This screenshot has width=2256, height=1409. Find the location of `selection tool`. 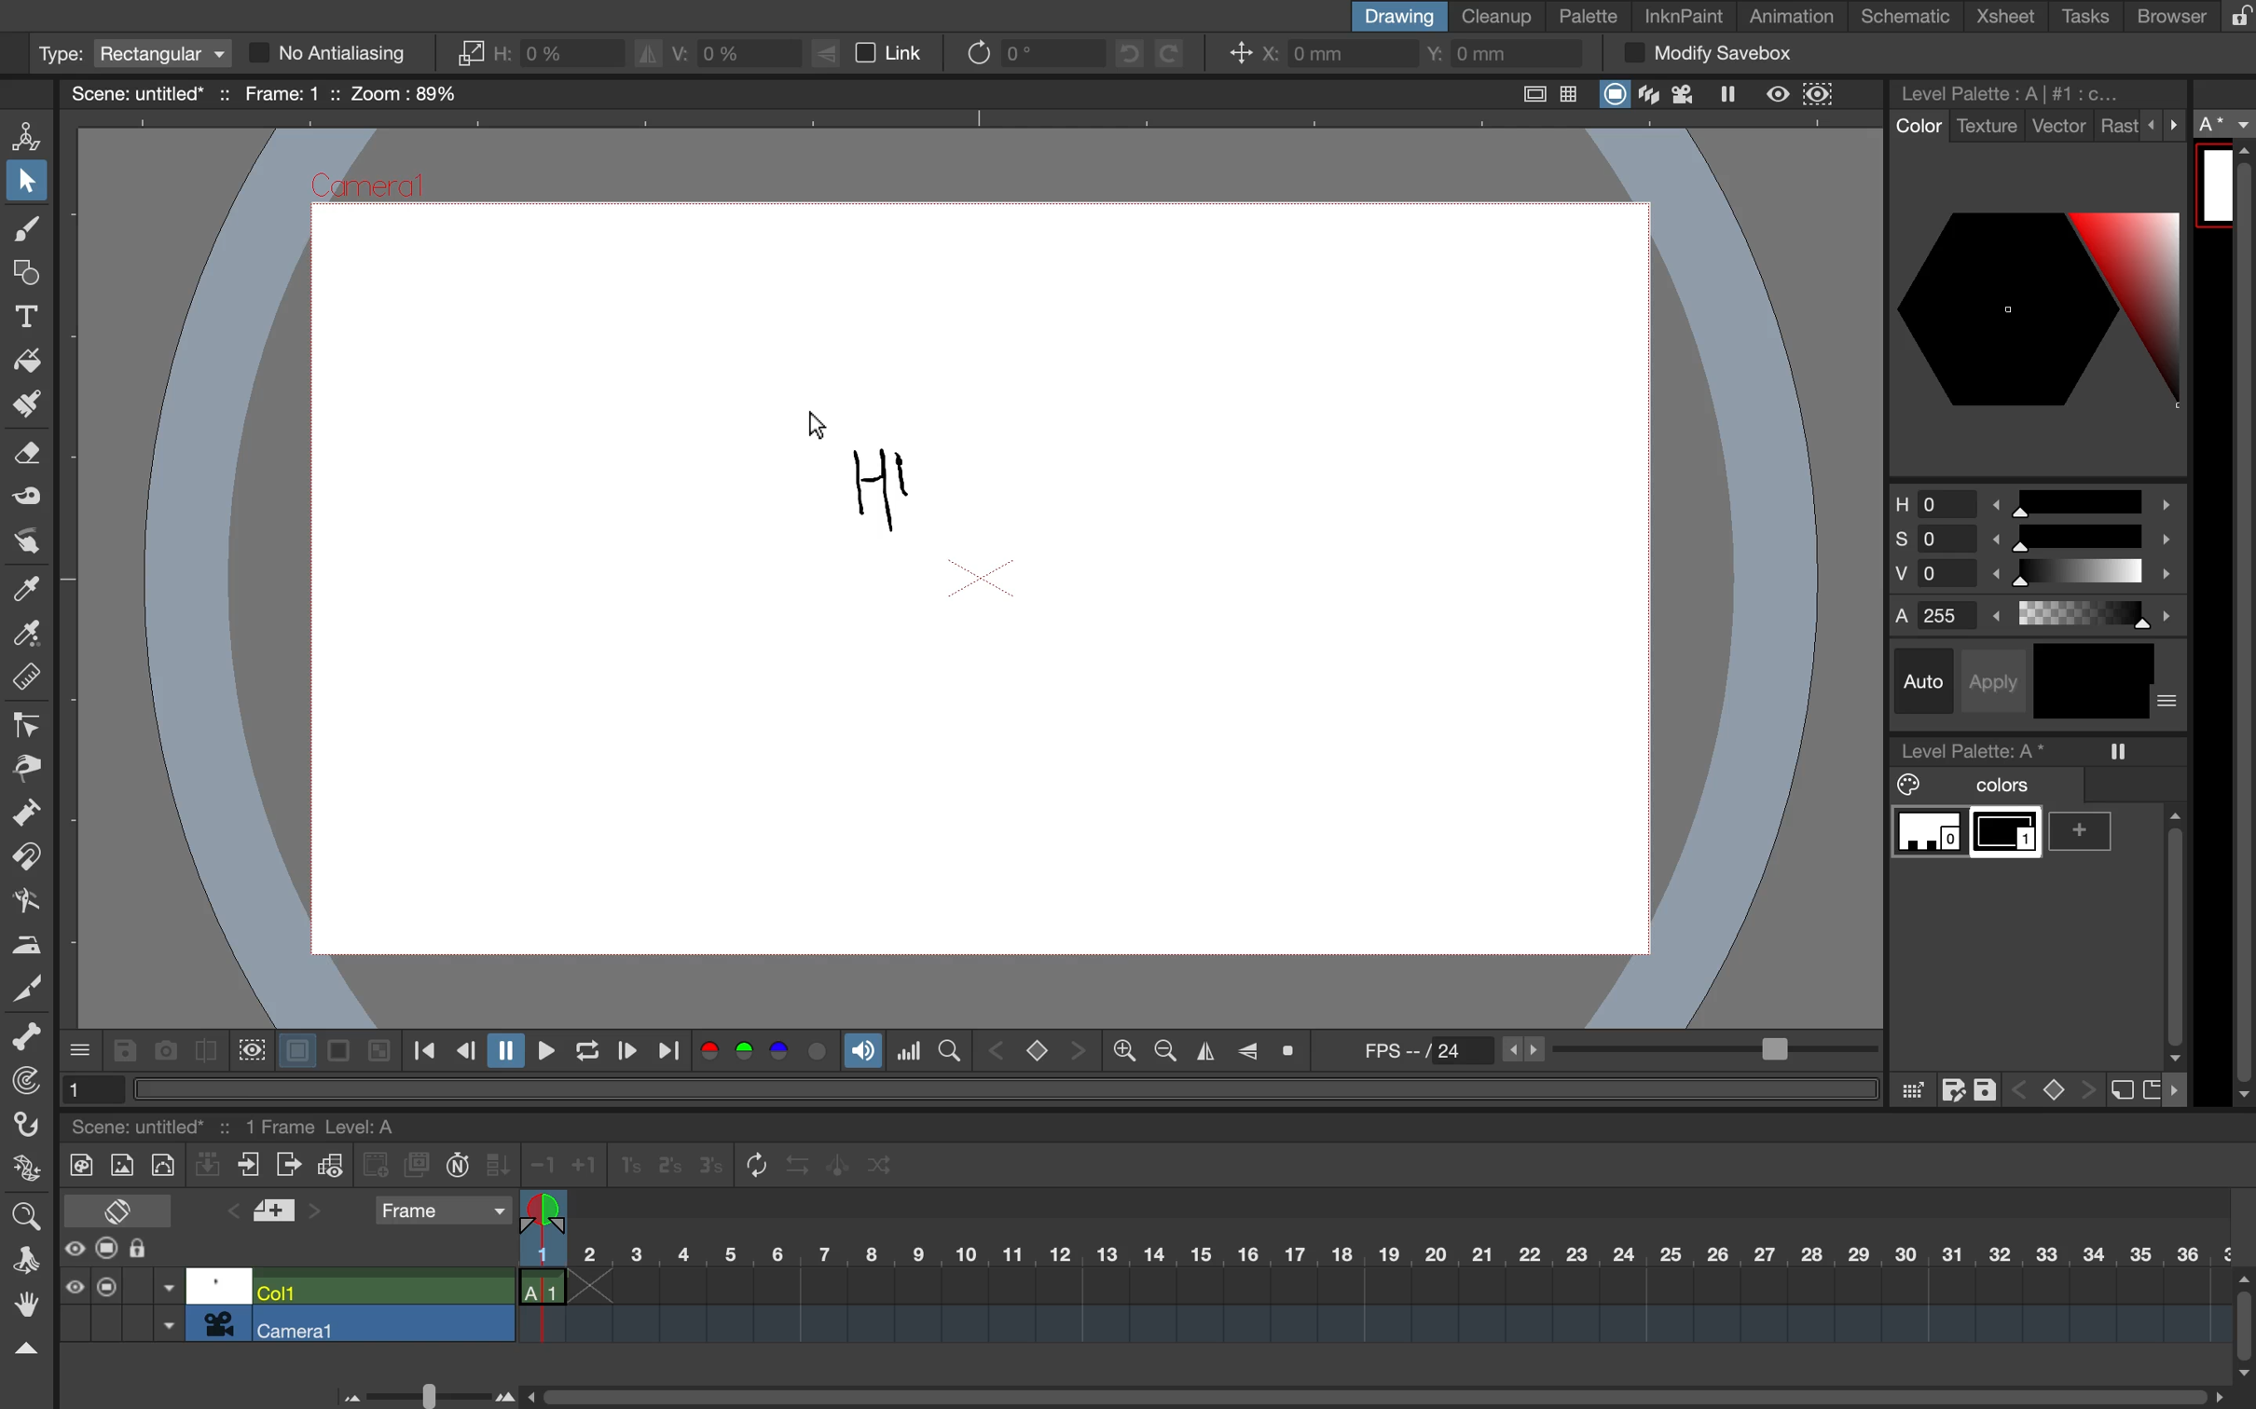

selection tool is located at coordinates (27, 185).